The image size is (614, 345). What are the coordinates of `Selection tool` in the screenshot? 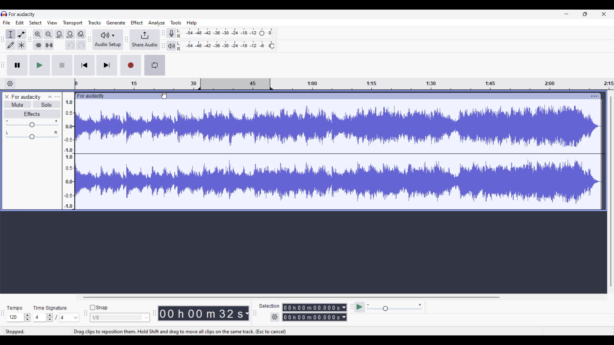 It's located at (11, 34).